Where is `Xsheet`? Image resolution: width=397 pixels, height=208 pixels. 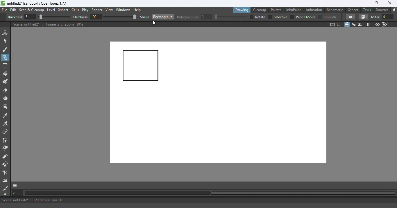 Xsheet is located at coordinates (64, 10).